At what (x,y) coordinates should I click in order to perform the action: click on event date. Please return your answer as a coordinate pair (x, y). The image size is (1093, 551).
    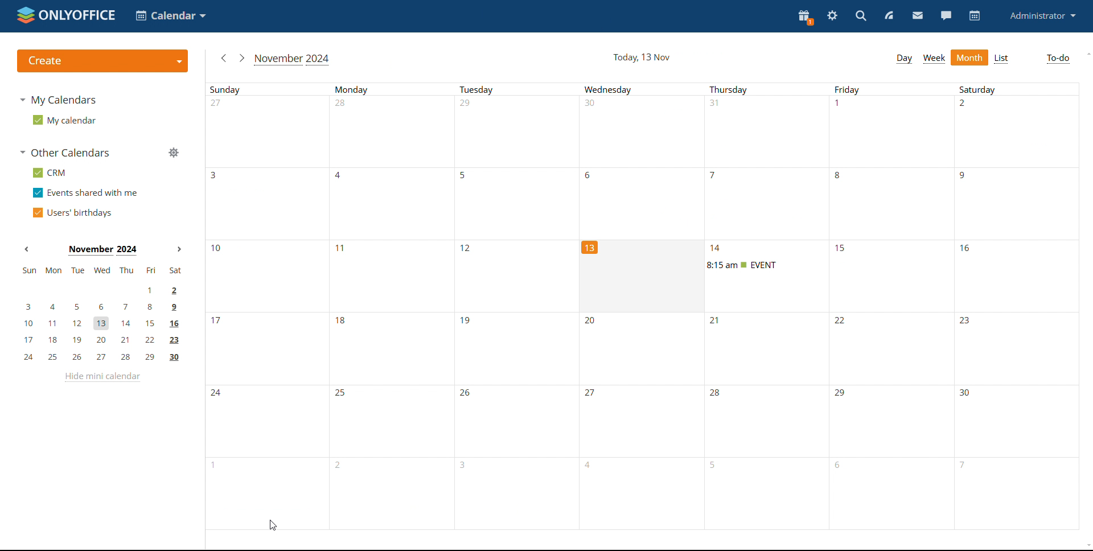
    Looking at the image, I should click on (718, 248).